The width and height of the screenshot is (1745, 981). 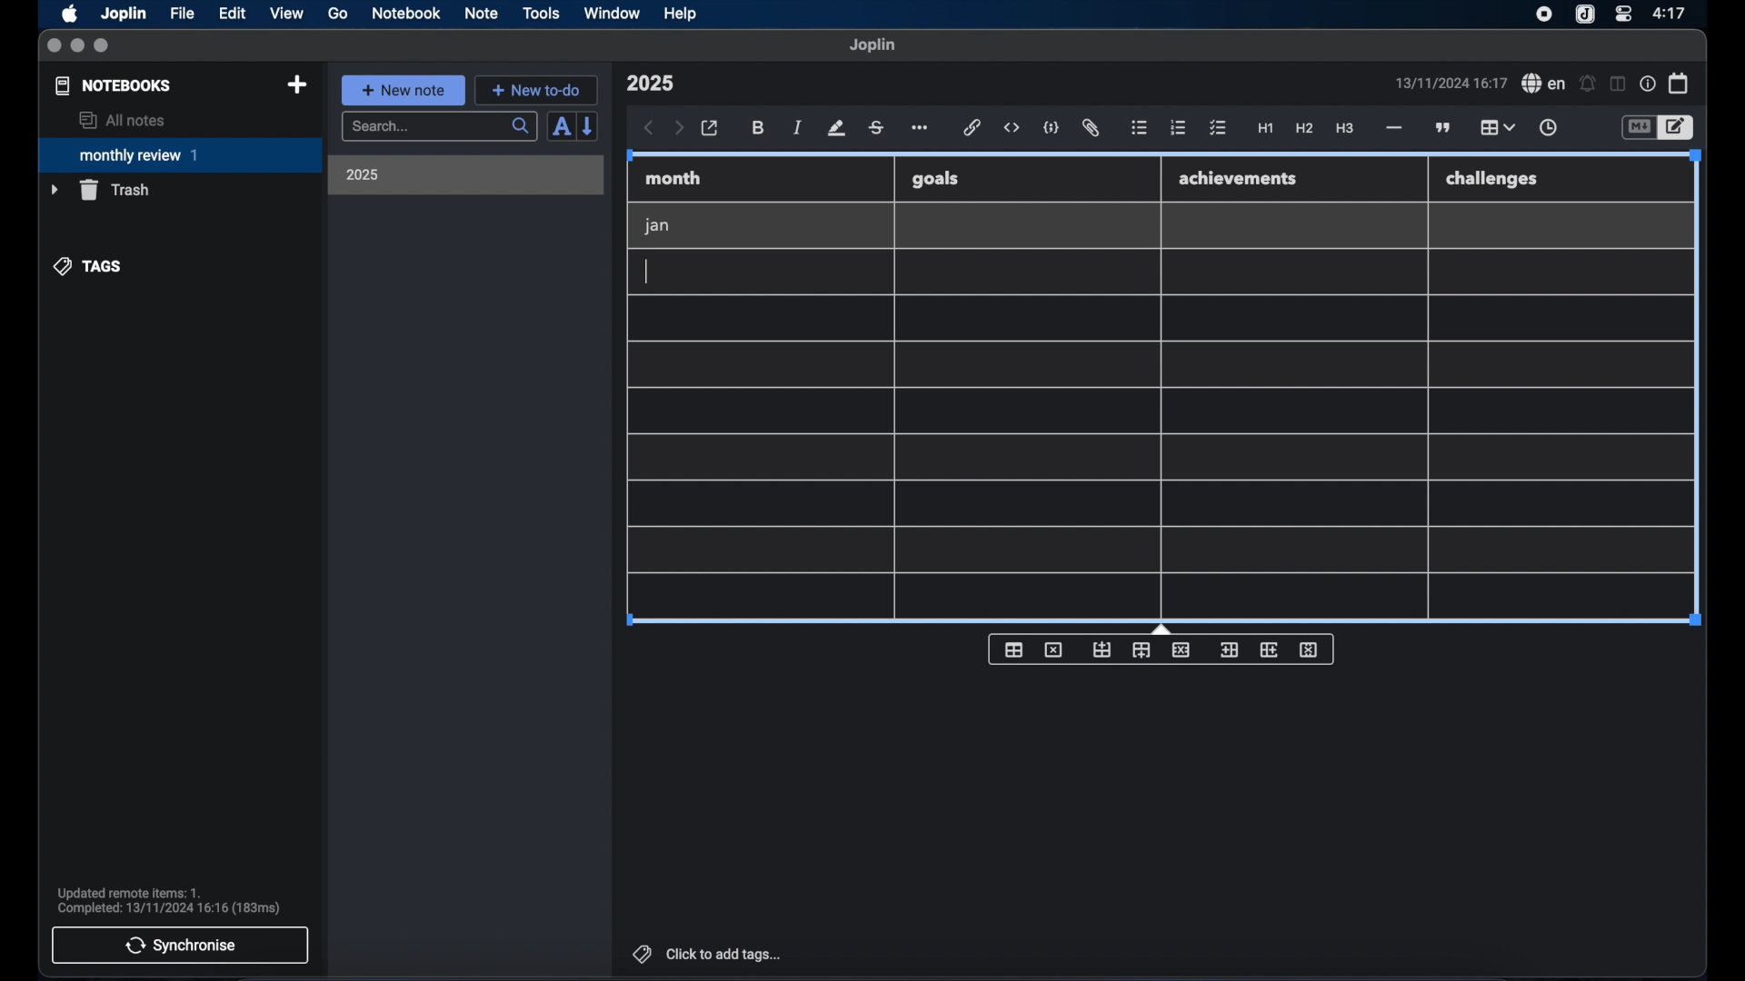 What do you see at coordinates (406, 14) in the screenshot?
I see `notebook` at bounding box center [406, 14].